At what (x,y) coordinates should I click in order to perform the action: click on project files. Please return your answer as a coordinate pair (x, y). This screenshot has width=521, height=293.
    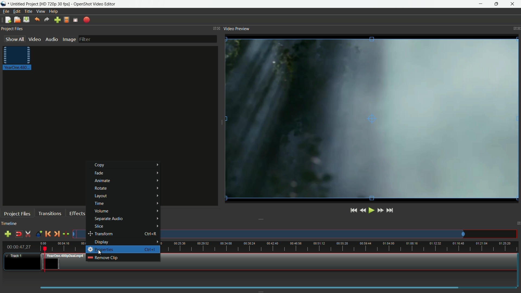
    Looking at the image, I should click on (12, 29).